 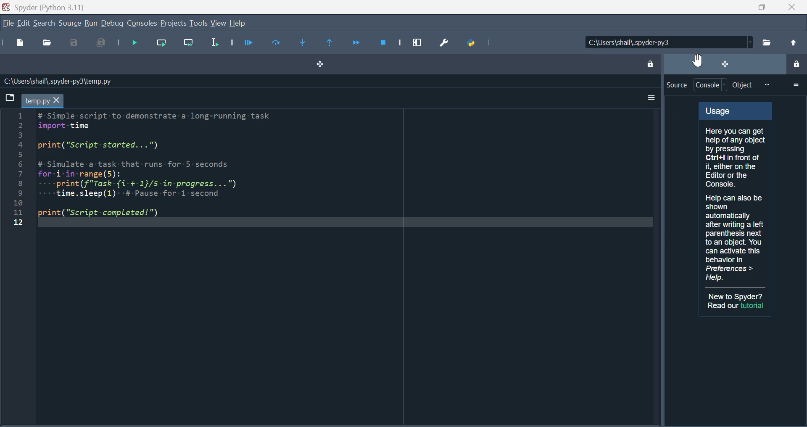 What do you see at coordinates (113, 24) in the screenshot?
I see `Debug` at bounding box center [113, 24].